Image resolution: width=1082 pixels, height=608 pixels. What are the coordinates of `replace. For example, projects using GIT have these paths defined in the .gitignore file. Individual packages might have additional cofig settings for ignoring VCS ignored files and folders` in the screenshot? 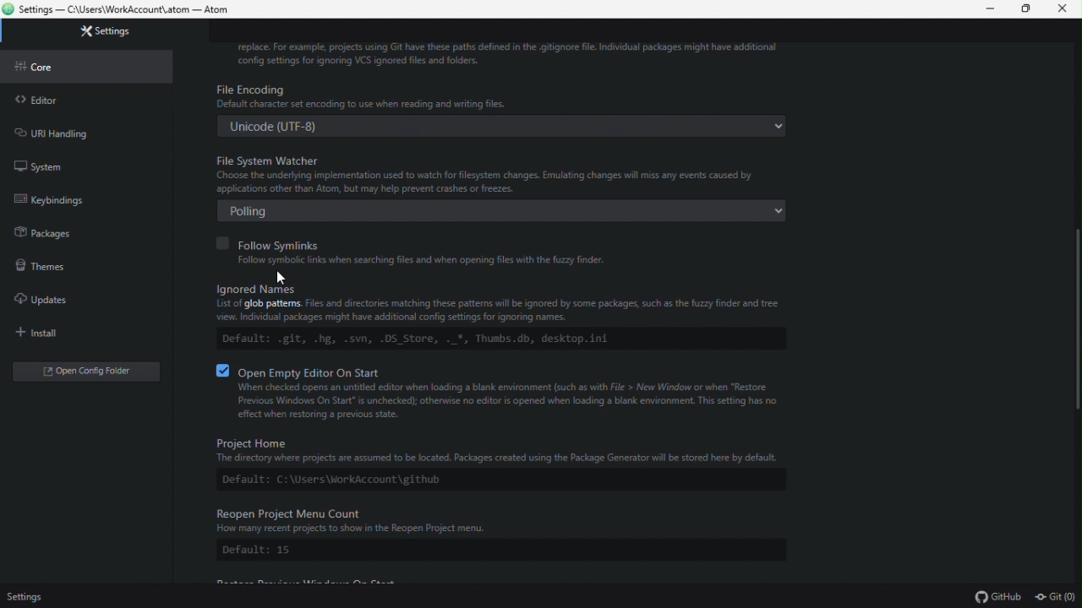 It's located at (507, 53).